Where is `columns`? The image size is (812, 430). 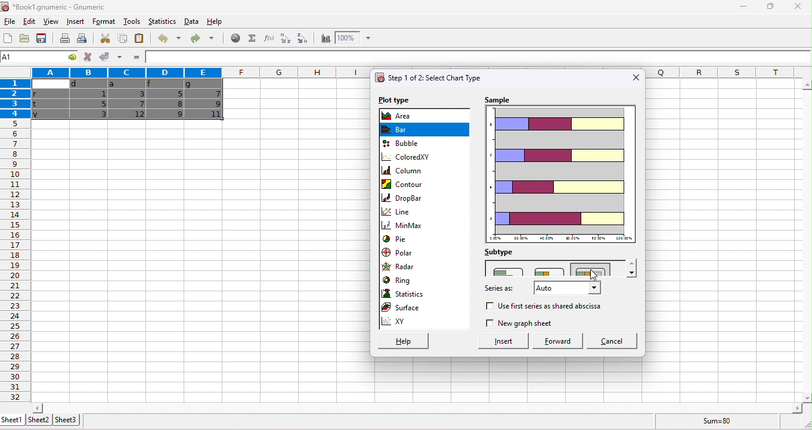 columns is located at coordinates (200, 73).